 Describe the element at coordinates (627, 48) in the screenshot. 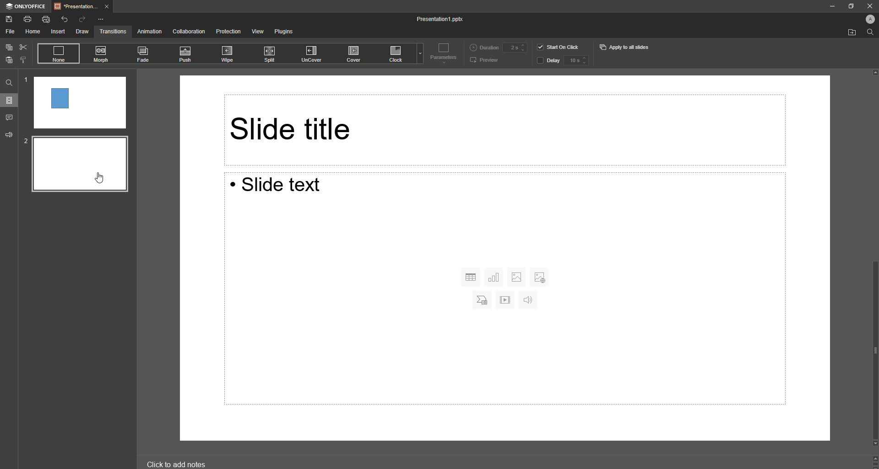

I see `Apply to all slides` at that location.